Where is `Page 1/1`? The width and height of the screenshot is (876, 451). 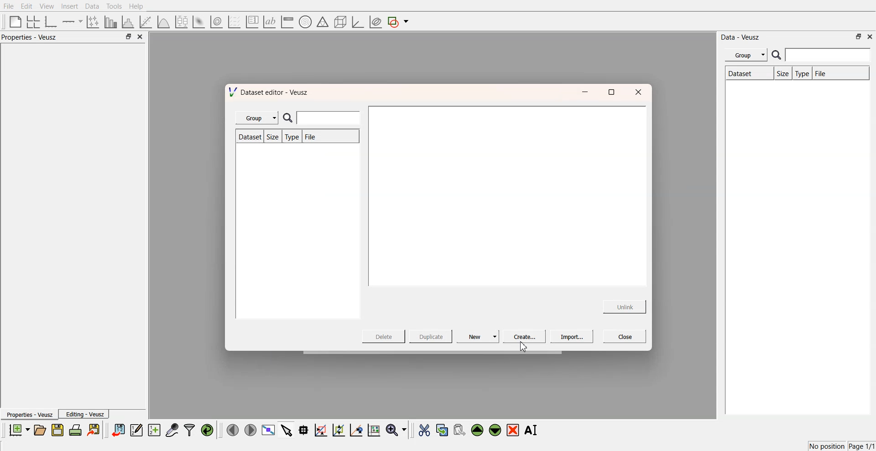
Page 1/1 is located at coordinates (862, 446).